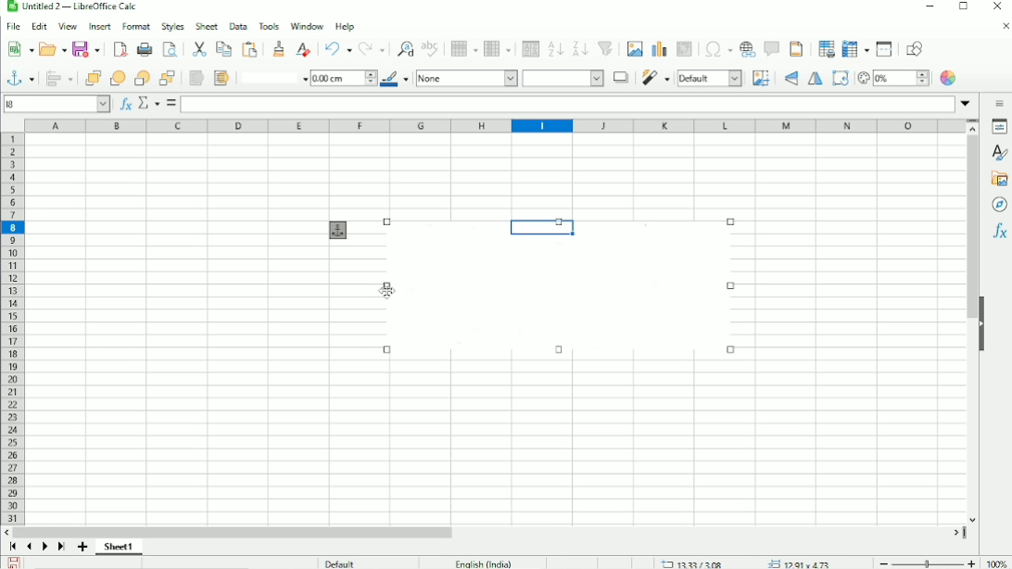 This screenshot has height=569, width=1012. What do you see at coordinates (884, 49) in the screenshot?
I see `Split window` at bounding box center [884, 49].